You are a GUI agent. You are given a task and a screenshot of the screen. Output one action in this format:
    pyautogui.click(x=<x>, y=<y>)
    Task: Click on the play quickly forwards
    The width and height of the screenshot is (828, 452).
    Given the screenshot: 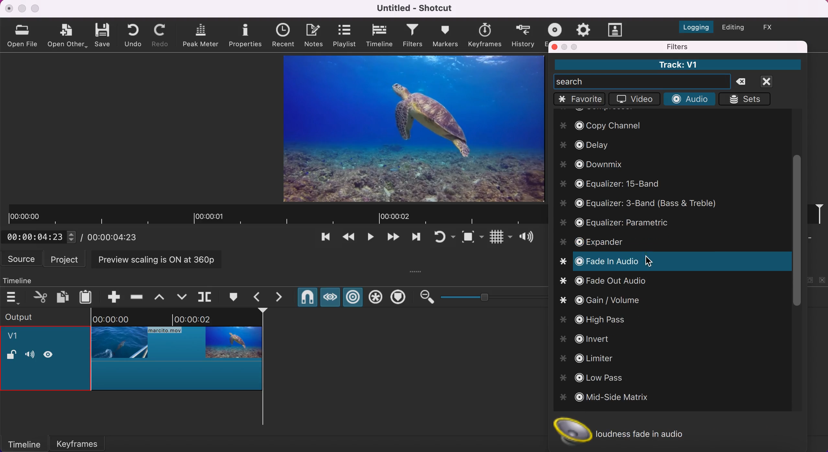 What is the action you would take?
    pyautogui.click(x=415, y=239)
    